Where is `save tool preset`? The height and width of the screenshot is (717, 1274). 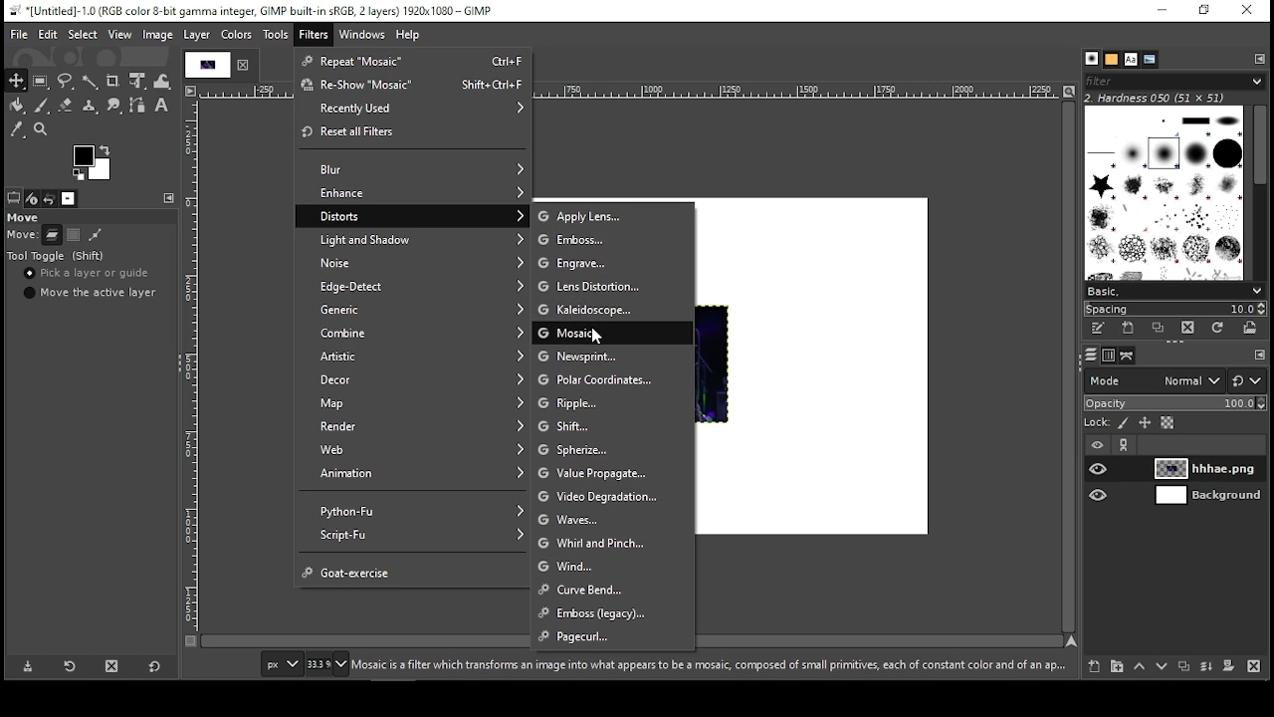 save tool preset is located at coordinates (28, 666).